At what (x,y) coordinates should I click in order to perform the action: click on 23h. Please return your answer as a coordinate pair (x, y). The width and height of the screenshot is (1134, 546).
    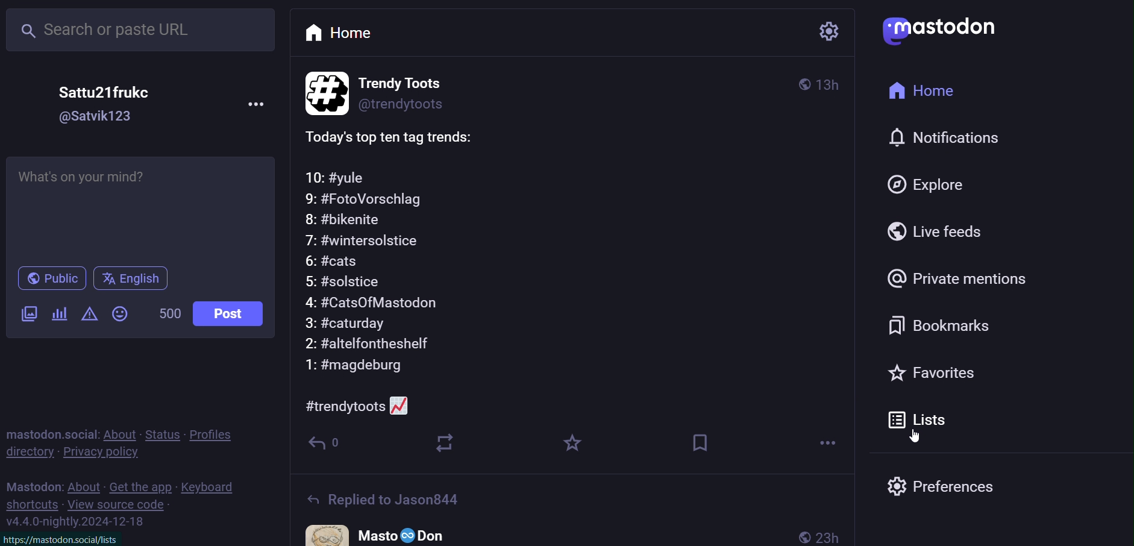
    Looking at the image, I should click on (838, 535).